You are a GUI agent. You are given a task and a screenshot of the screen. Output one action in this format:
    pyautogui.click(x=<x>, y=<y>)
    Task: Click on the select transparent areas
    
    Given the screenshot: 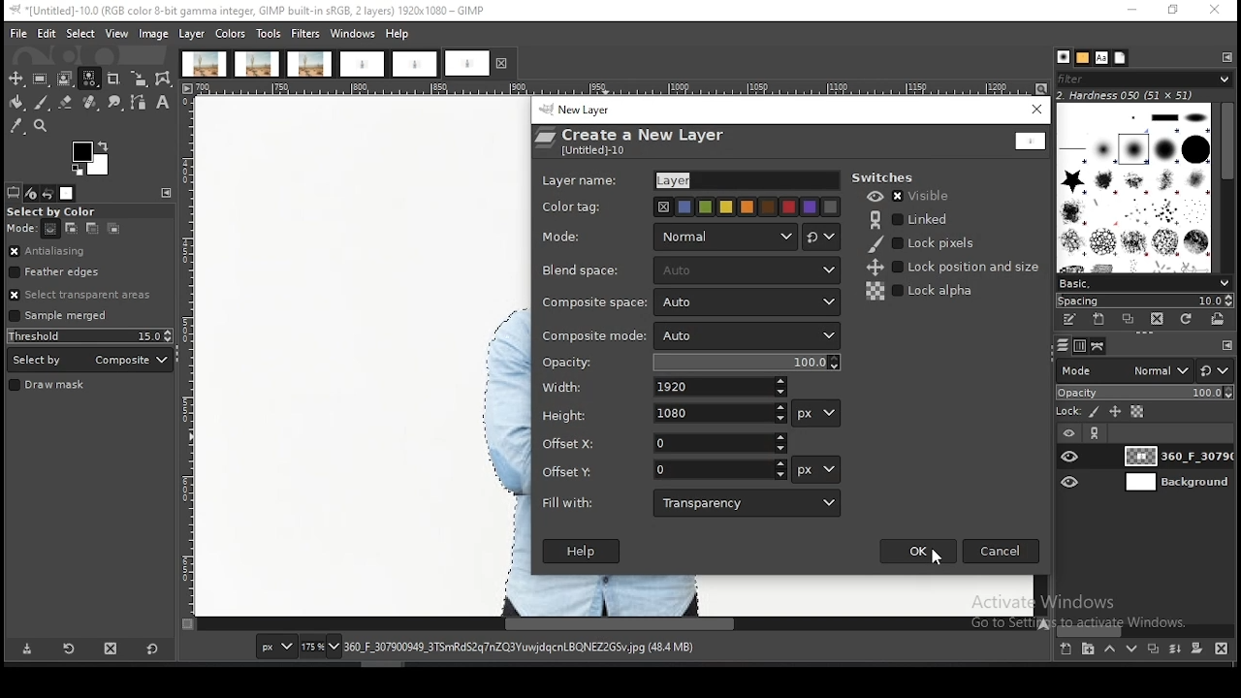 What is the action you would take?
    pyautogui.click(x=84, y=295)
    